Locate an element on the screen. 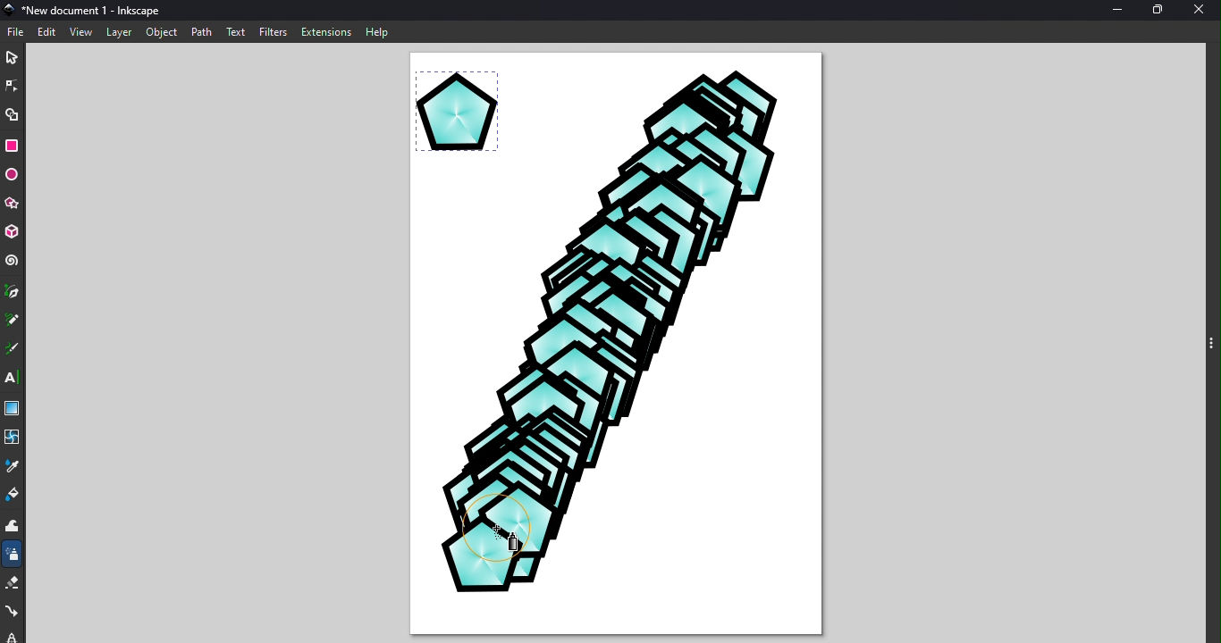 This screenshot has height=643, width=1221. Filters is located at coordinates (274, 31).